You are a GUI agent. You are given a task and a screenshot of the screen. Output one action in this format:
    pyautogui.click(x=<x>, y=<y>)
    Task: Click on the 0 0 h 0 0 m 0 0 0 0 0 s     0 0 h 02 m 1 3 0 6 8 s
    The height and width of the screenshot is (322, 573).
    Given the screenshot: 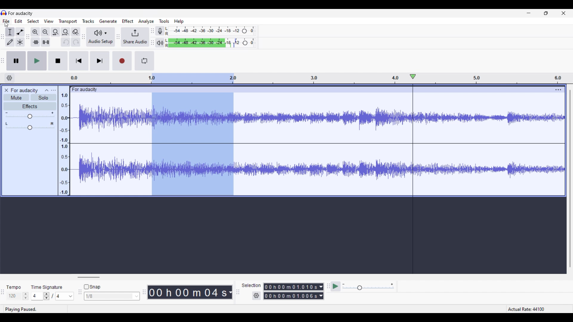 What is the action you would take?
    pyautogui.click(x=291, y=291)
    